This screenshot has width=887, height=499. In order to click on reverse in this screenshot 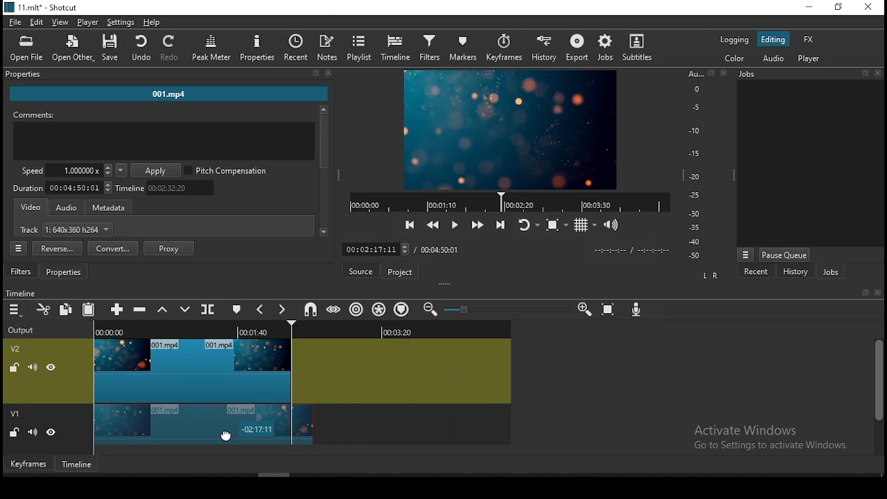, I will do `click(57, 249)`.